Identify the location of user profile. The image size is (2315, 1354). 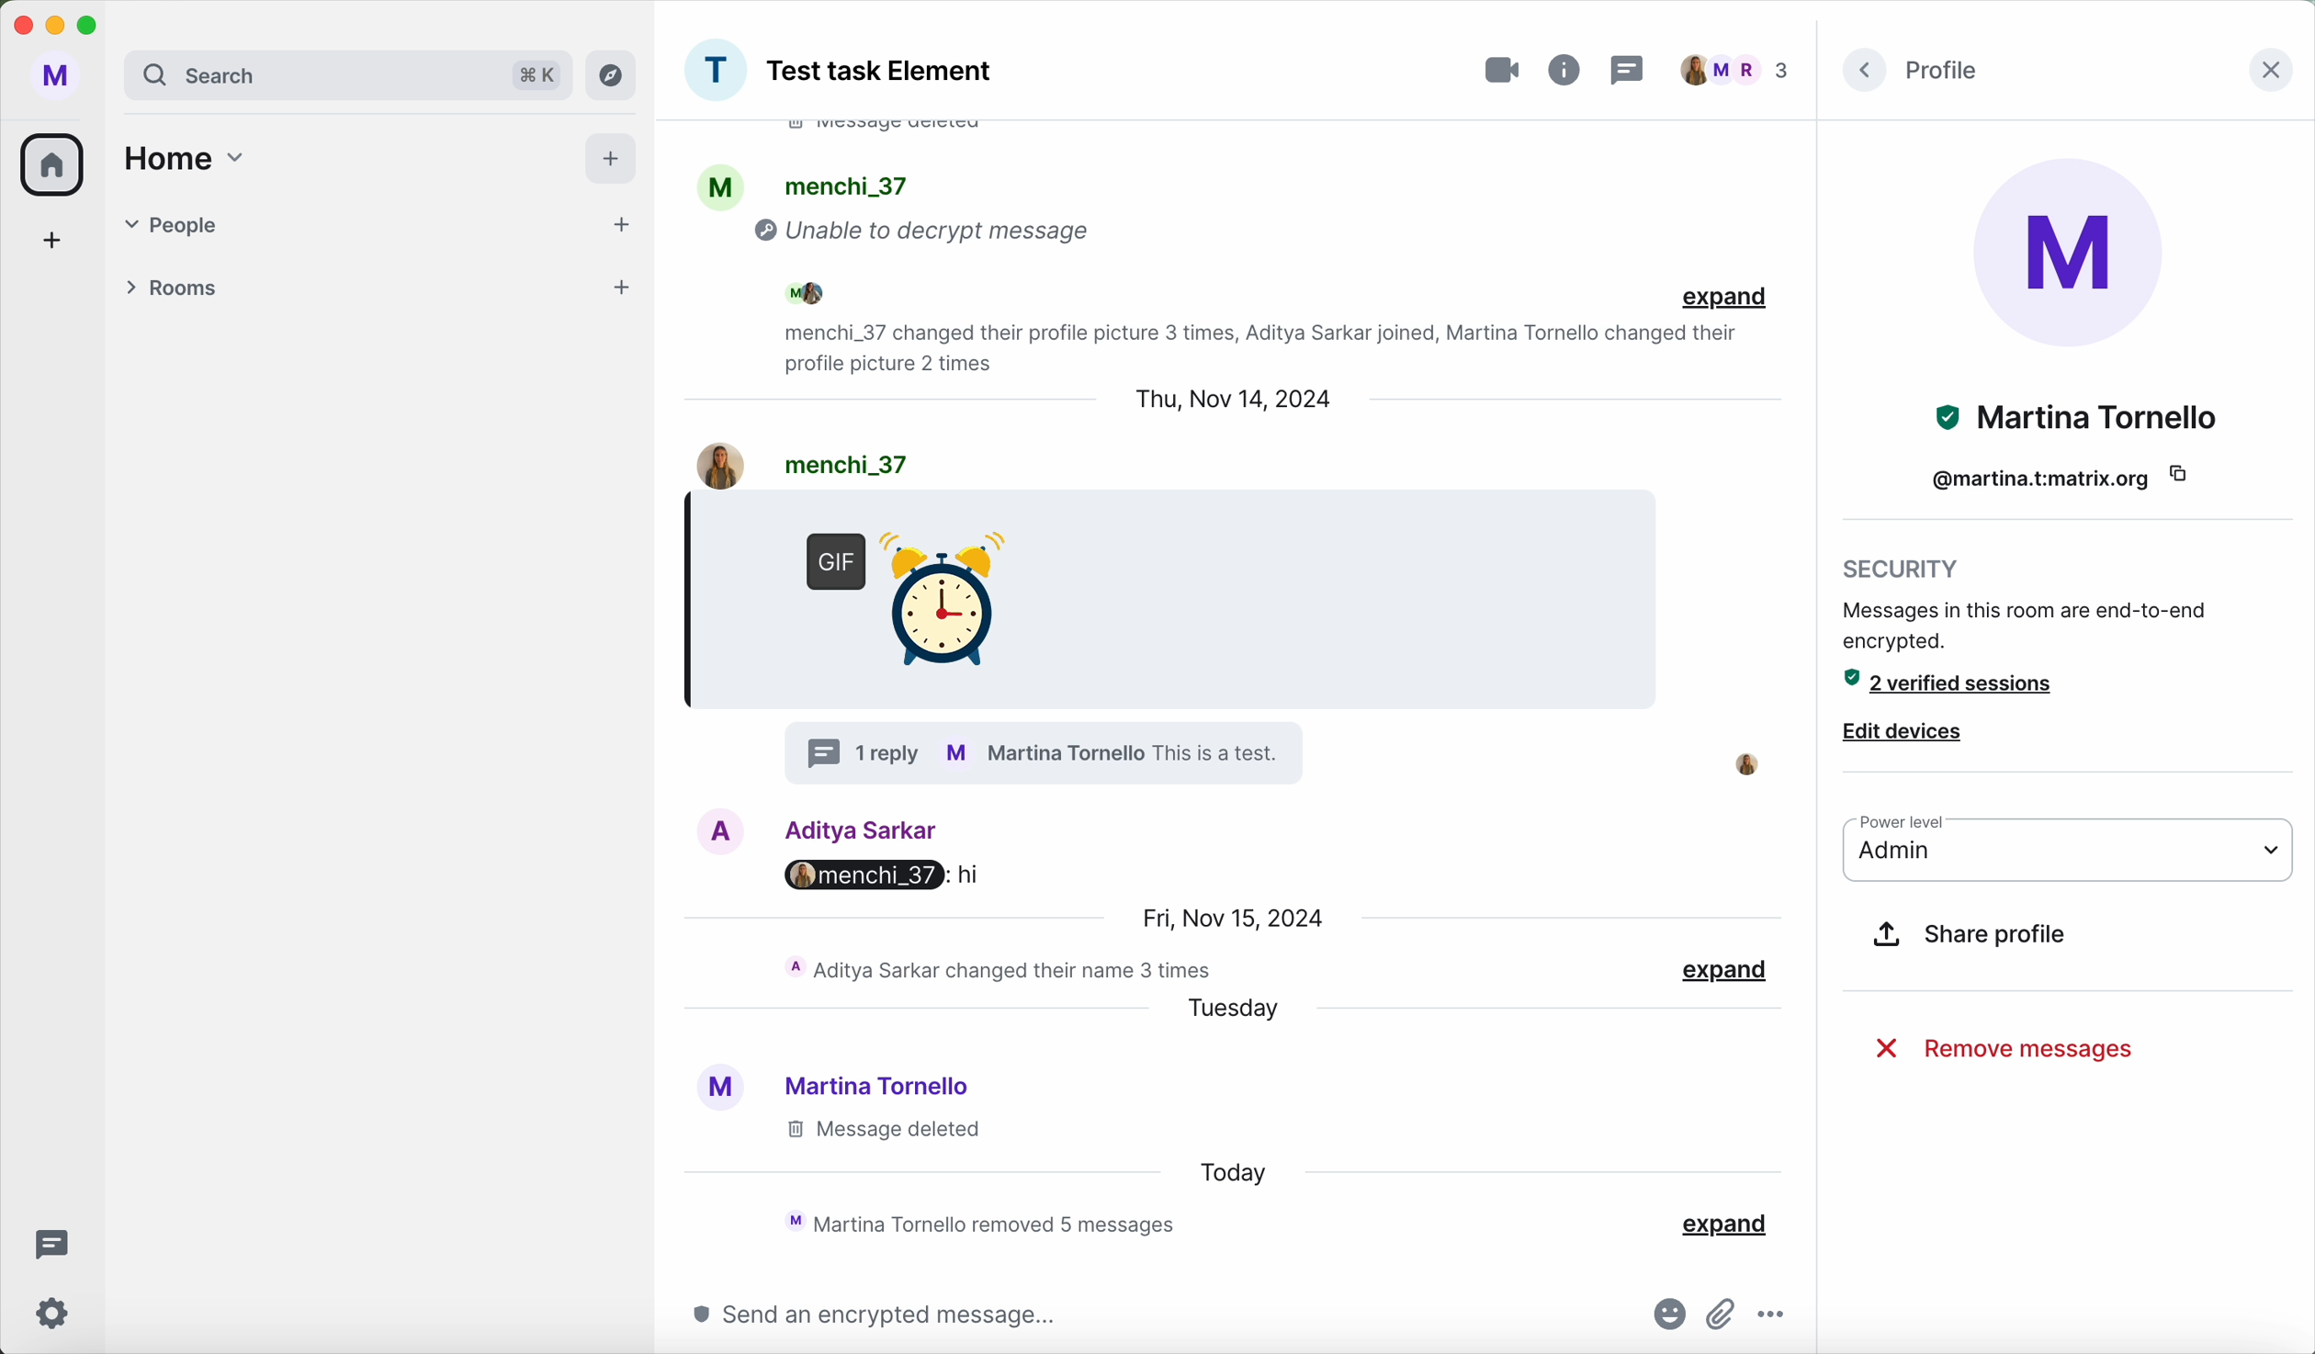
(56, 76).